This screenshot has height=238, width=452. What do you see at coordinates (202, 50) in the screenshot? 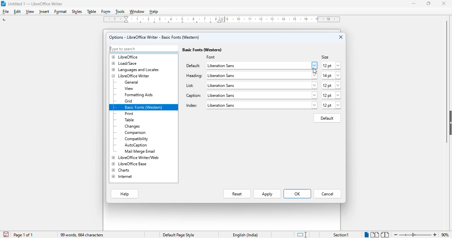
I see `basic fonts (Western)` at bounding box center [202, 50].